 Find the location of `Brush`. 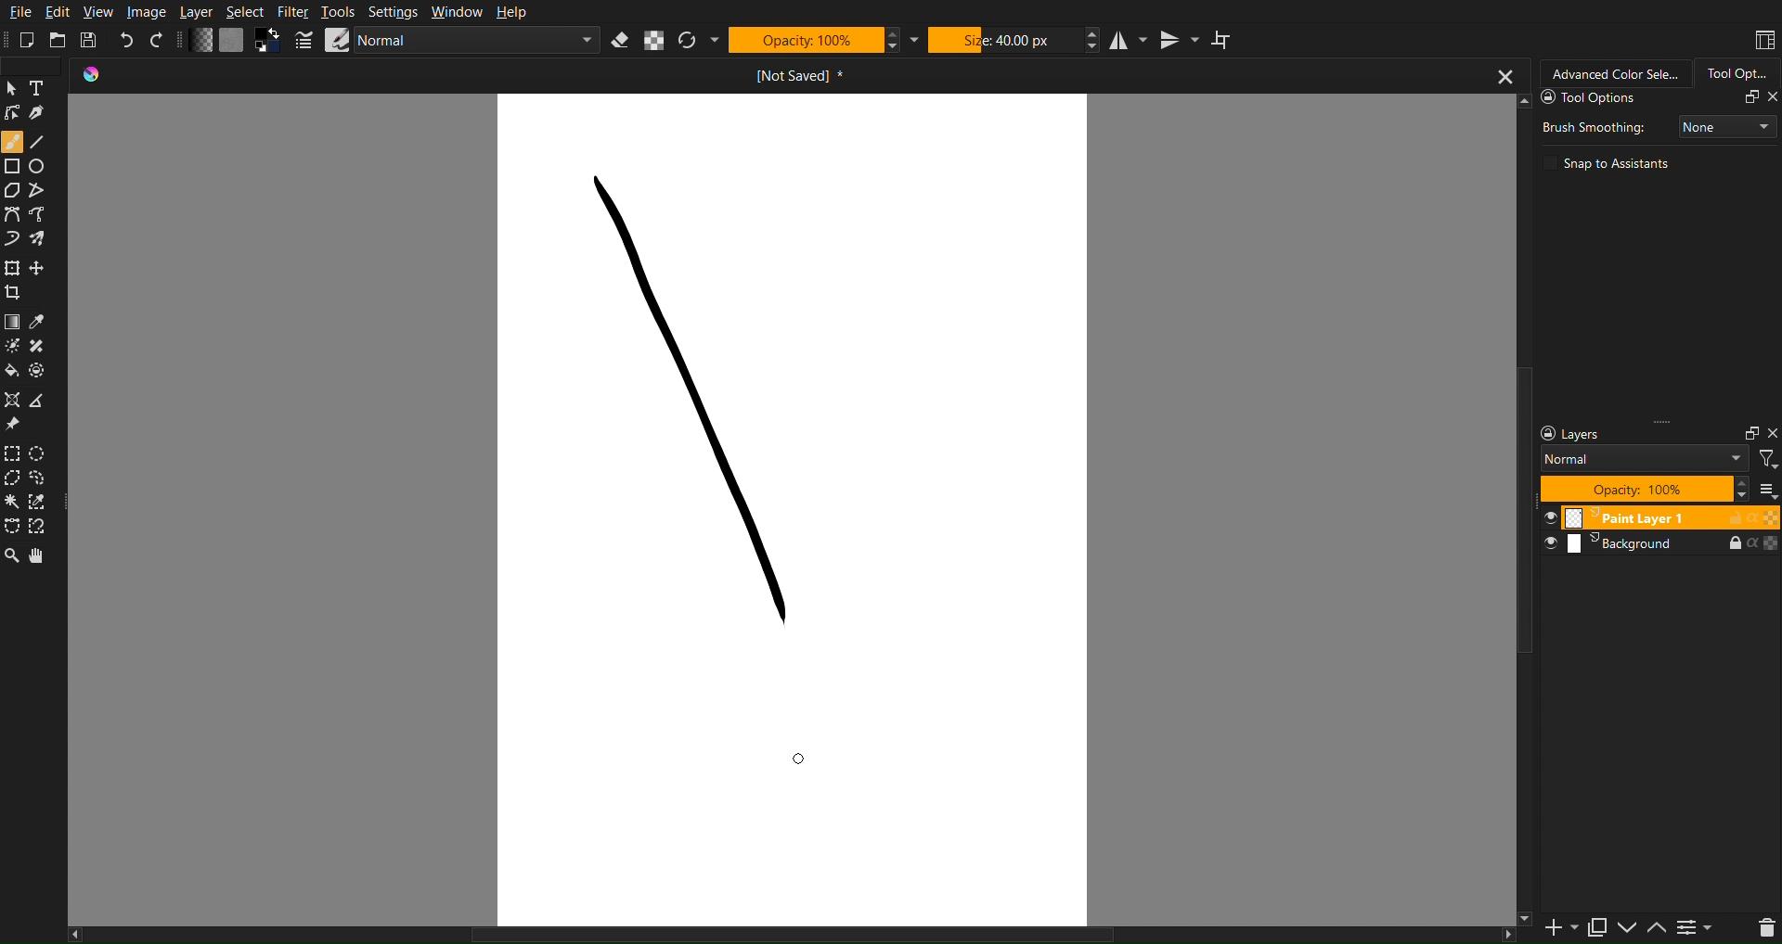

Brush is located at coordinates (11, 343).